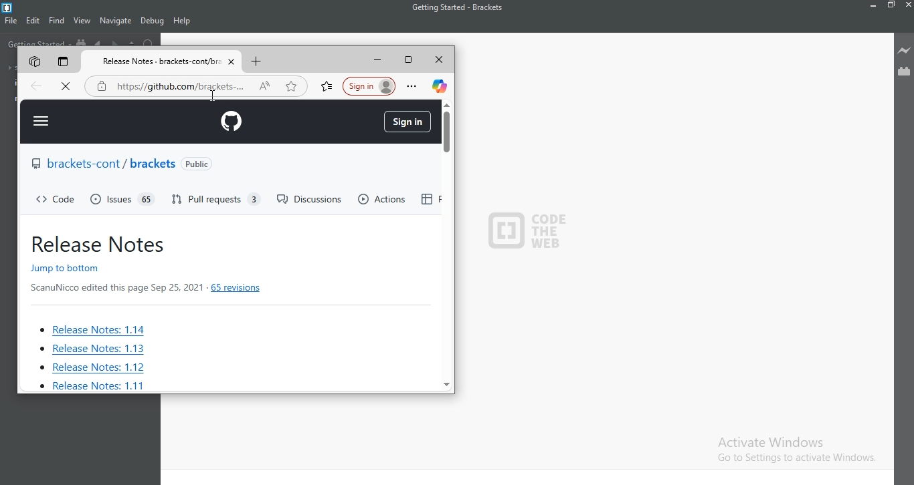  Describe the element at coordinates (58, 20) in the screenshot. I see `Find` at that location.